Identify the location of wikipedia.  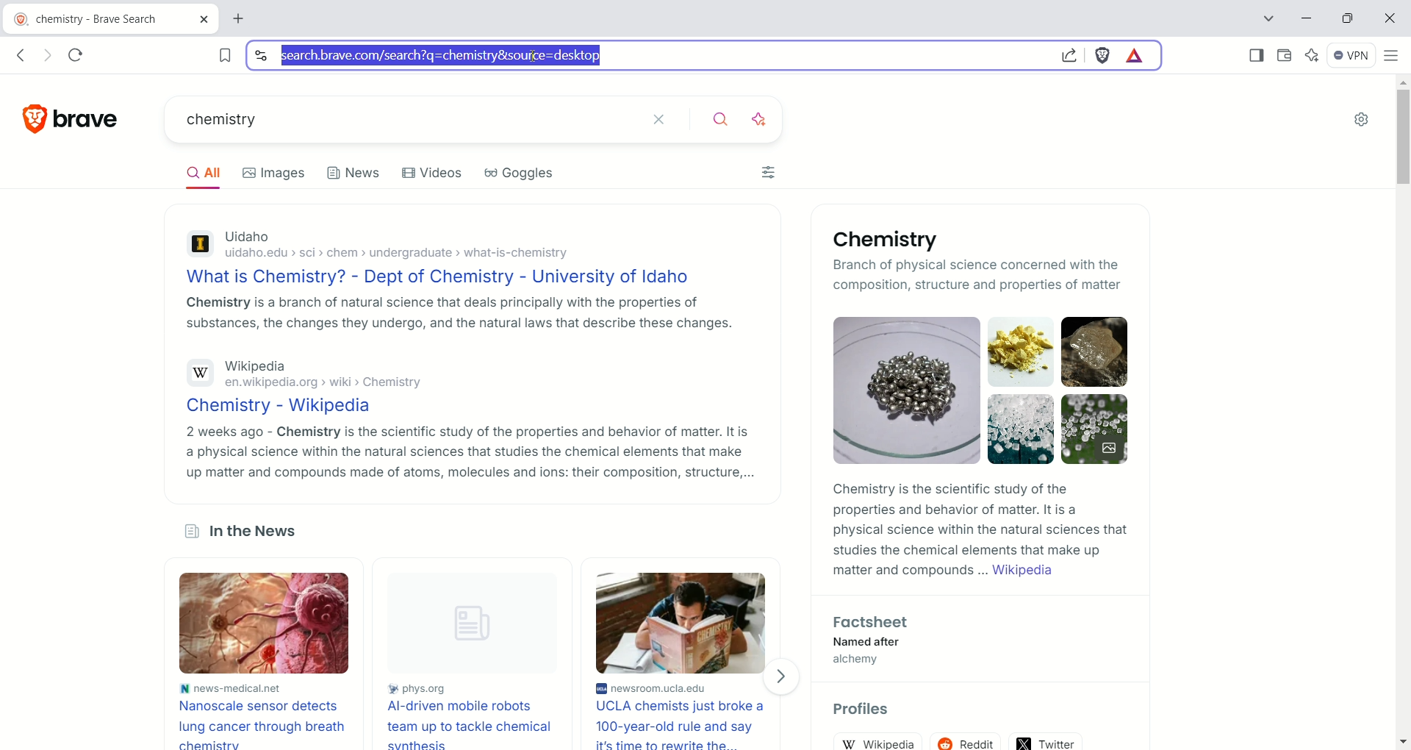
(877, 740).